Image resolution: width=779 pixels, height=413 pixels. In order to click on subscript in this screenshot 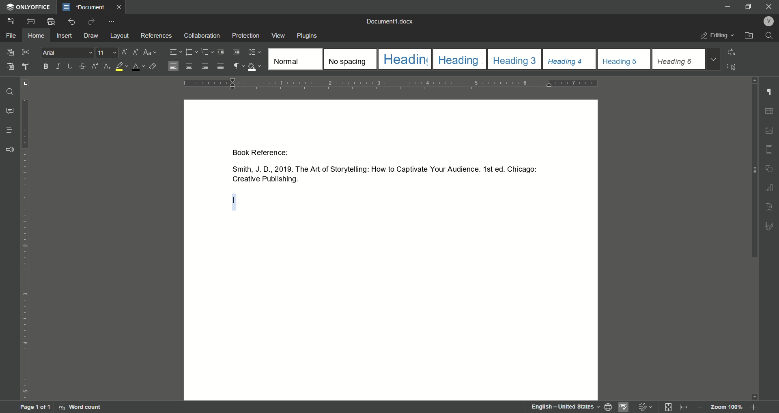, I will do `click(107, 67)`.